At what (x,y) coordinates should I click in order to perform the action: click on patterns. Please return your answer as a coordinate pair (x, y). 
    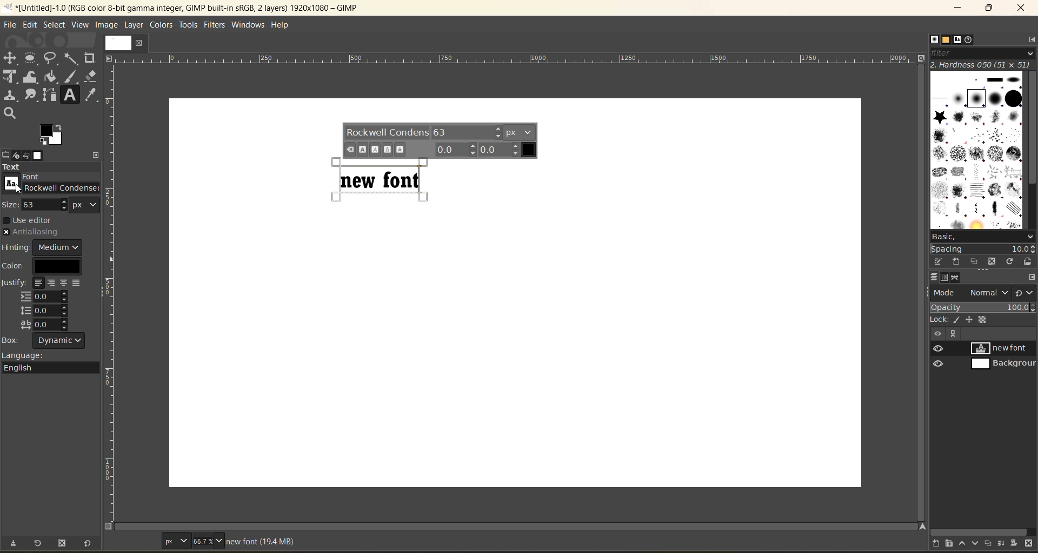
    Looking at the image, I should click on (949, 40).